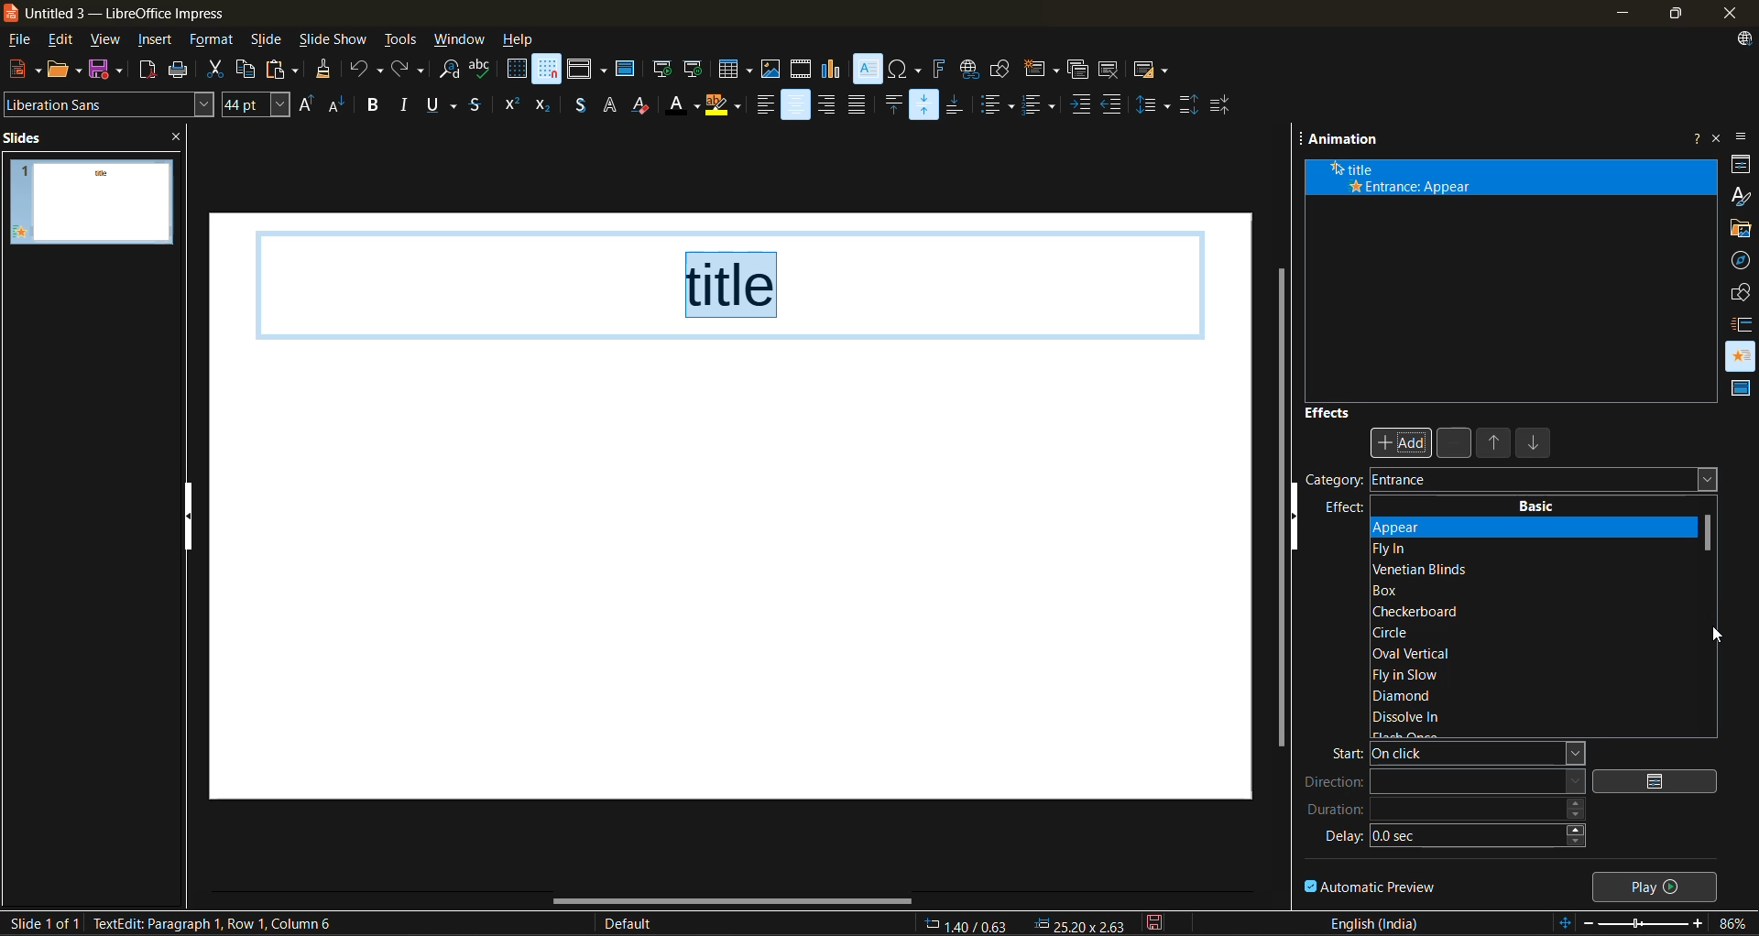 This screenshot has width=1759, height=936. What do you see at coordinates (939, 69) in the screenshot?
I see `insert fontwork text` at bounding box center [939, 69].